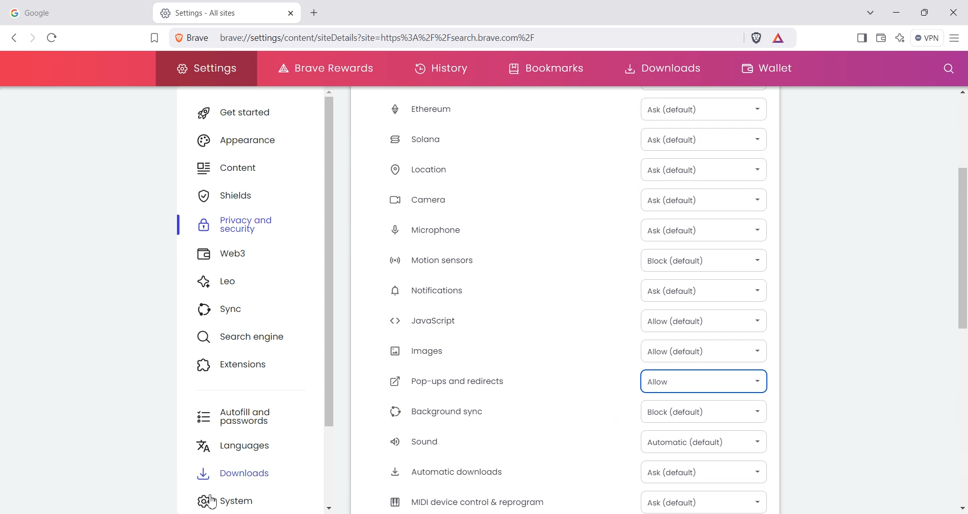 Image resolution: width=968 pixels, height=514 pixels. Describe the element at coordinates (661, 69) in the screenshot. I see `Downloads` at that location.